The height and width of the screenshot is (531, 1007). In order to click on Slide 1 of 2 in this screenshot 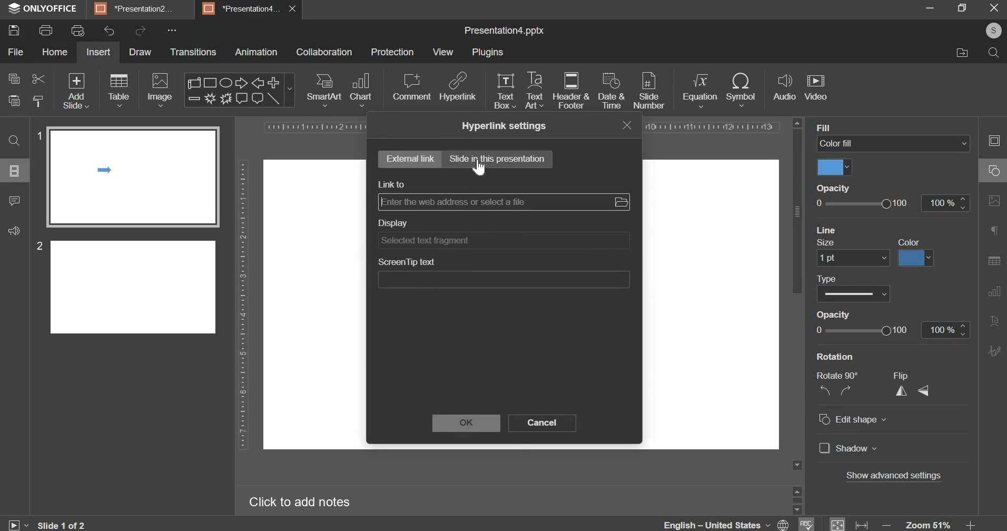, I will do `click(67, 523)`.